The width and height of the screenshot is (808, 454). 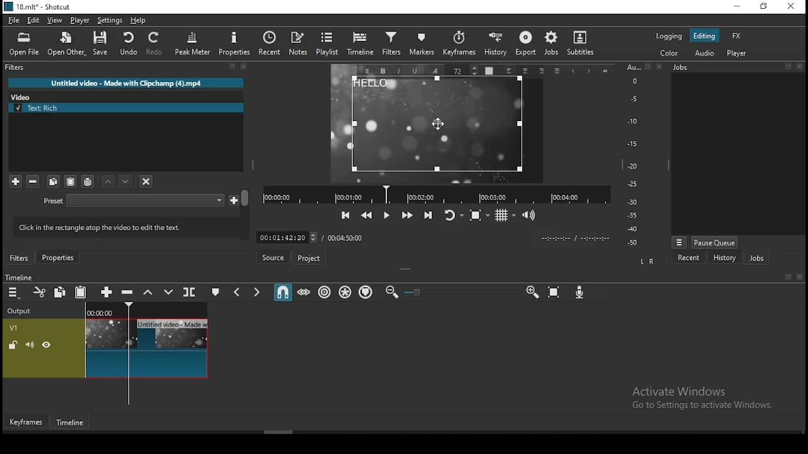 What do you see at coordinates (272, 257) in the screenshot?
I see `source` at bounding box center [272, 257].